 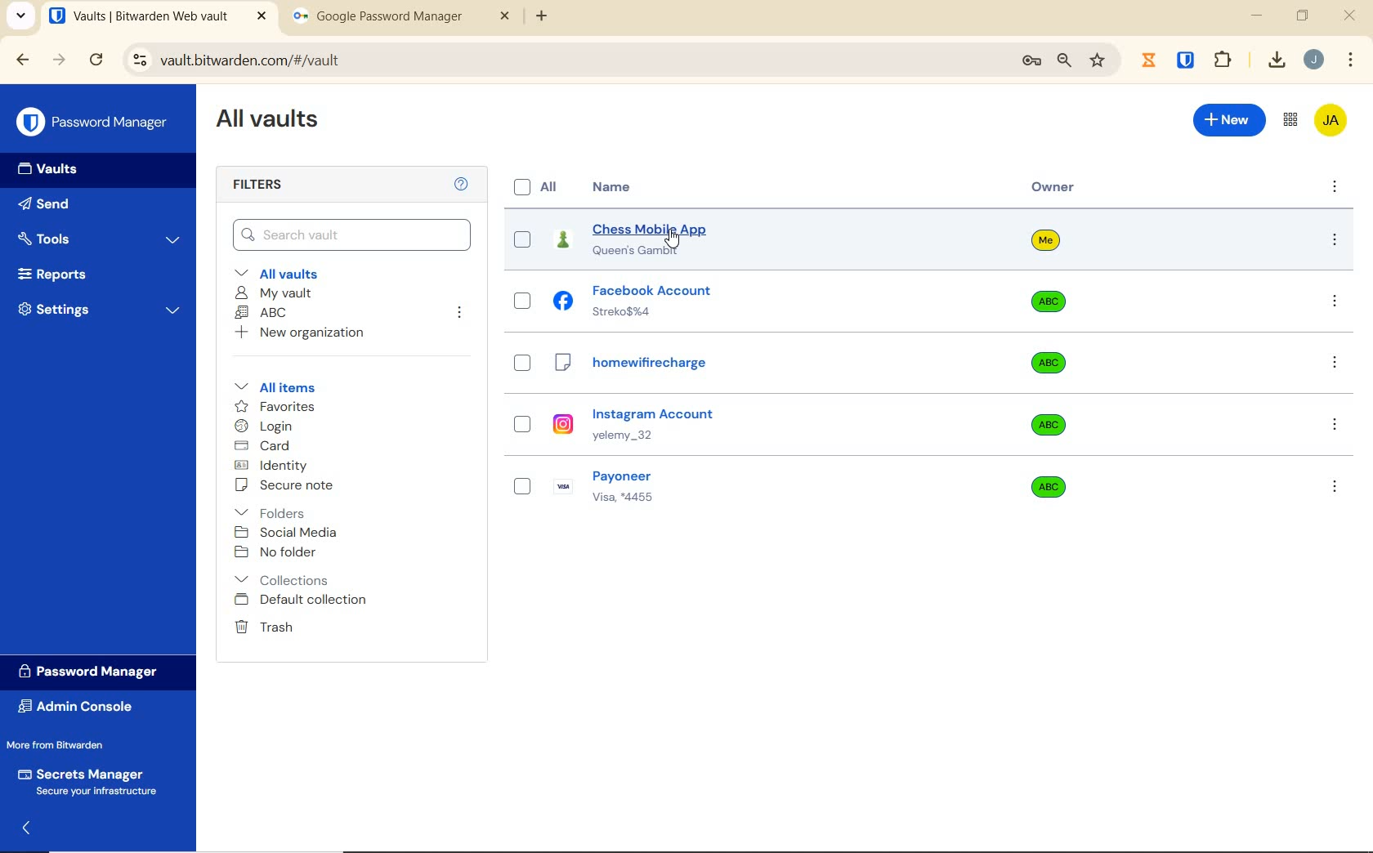 What do you see at coordinates (283, 512) in the screenshot?
I see `folders` at bounding box center [283, 512].